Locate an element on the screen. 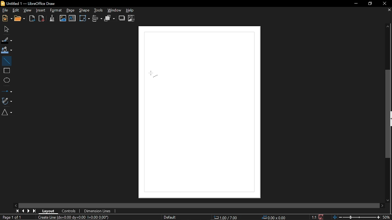 The height and width of the screenshot is (220, 392). Select is located at coordinates (6, 29).